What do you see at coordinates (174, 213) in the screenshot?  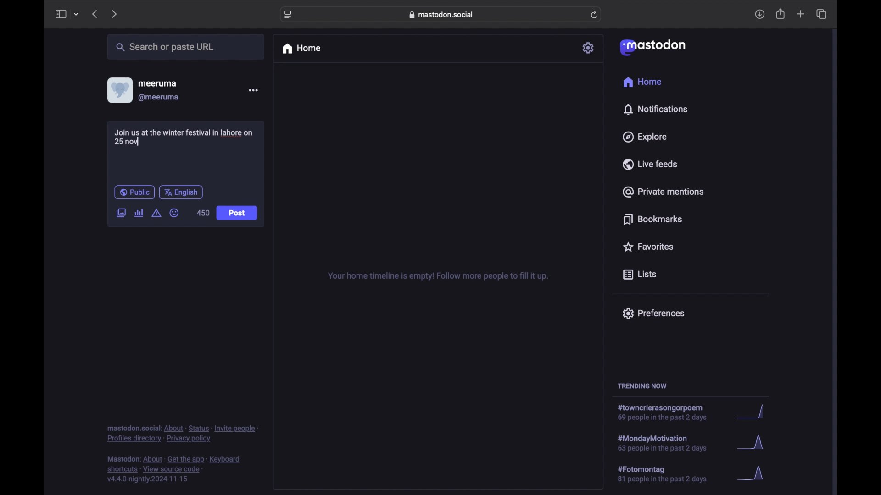 I see `emoji` at bounding box center [174, 213].